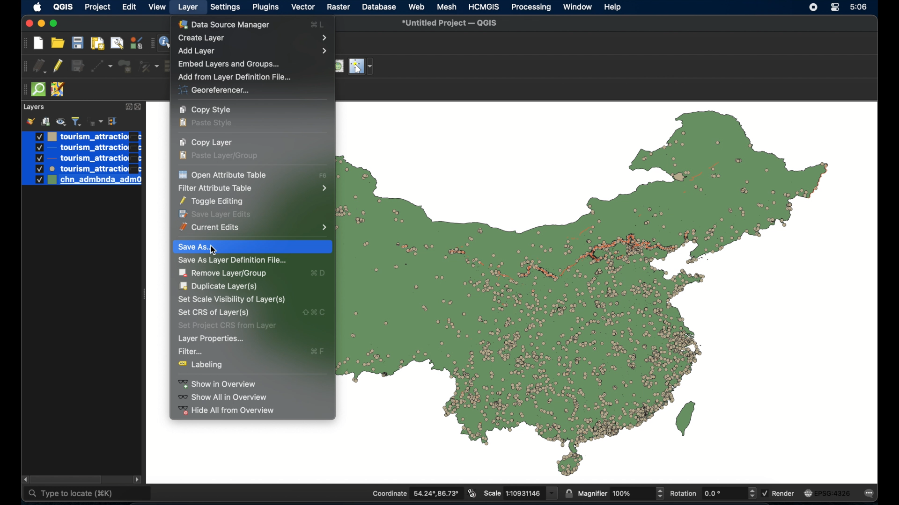 The width and height of the screenshot is (899, 505). I want to click on boundary map of china with point data, so click(585, 290).